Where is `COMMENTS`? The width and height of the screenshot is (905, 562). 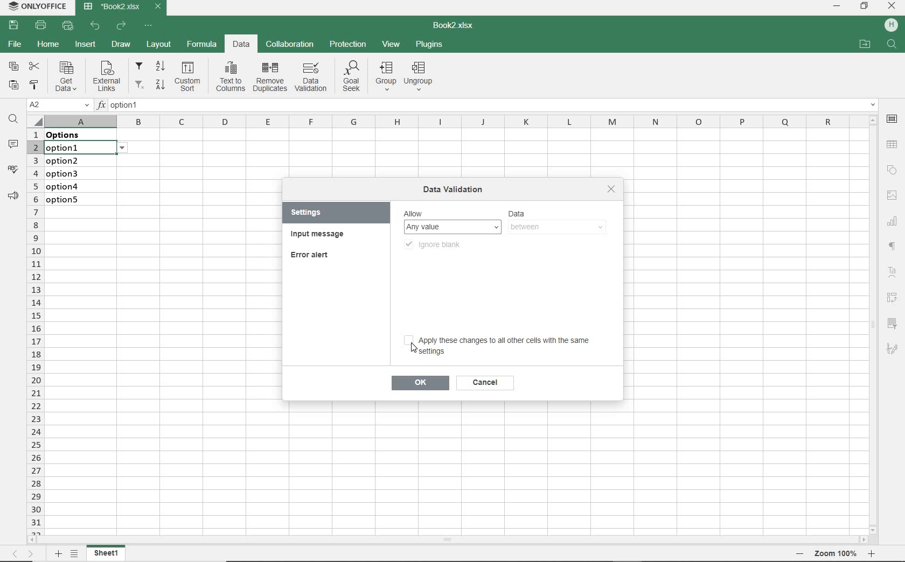 COMMENTS is located at coordinates (13, 144).